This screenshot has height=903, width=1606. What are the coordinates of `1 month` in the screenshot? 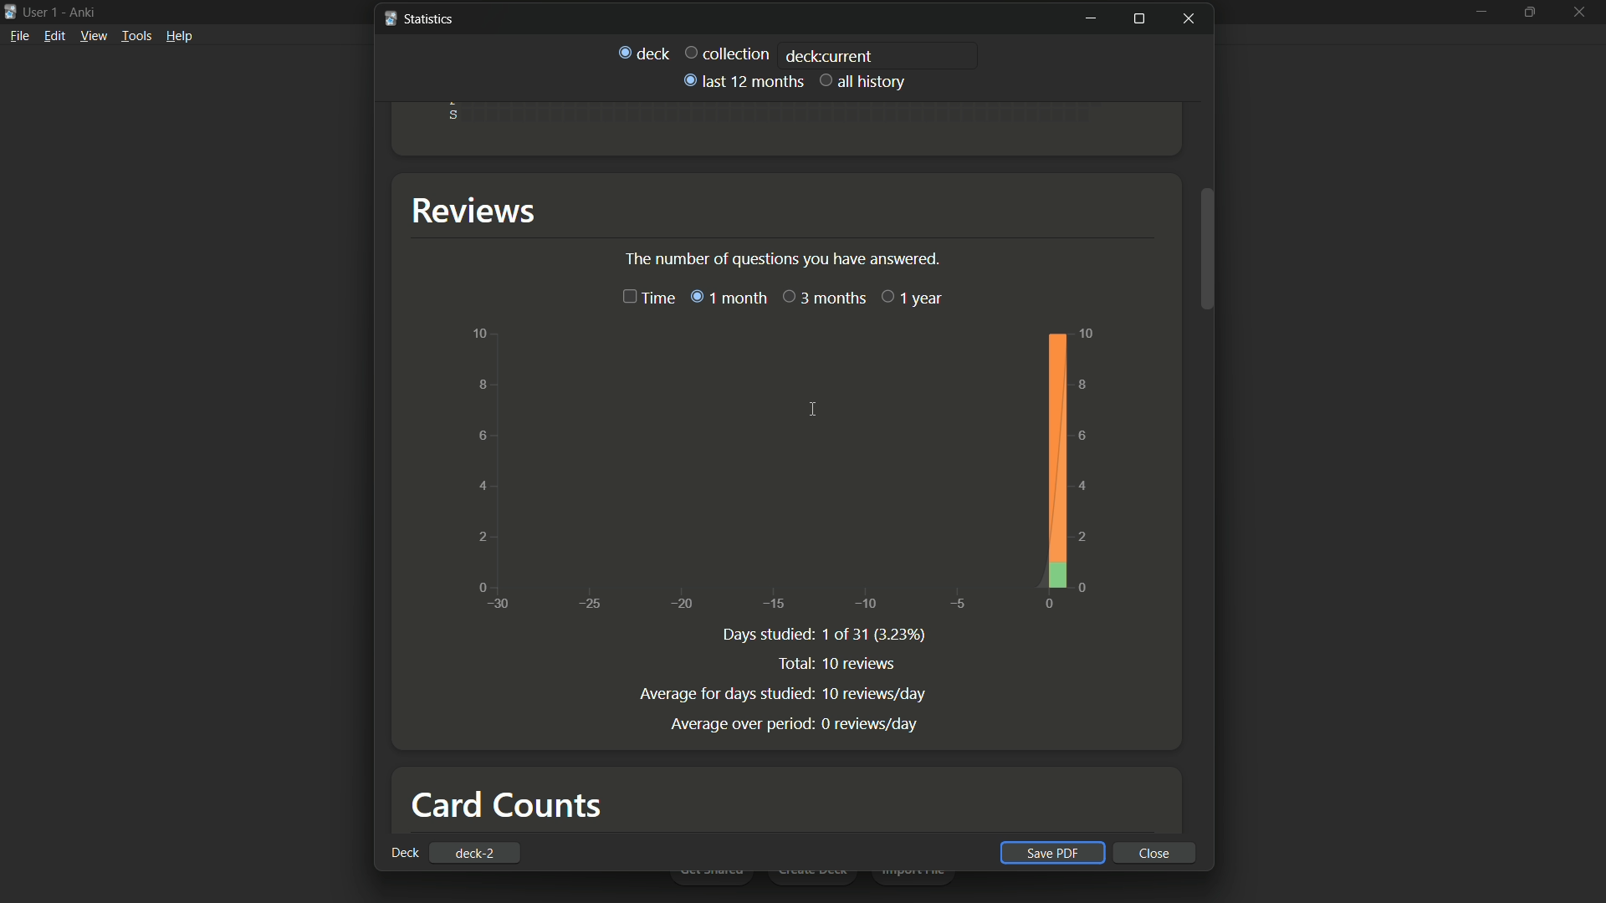 It's located at (727, 298).